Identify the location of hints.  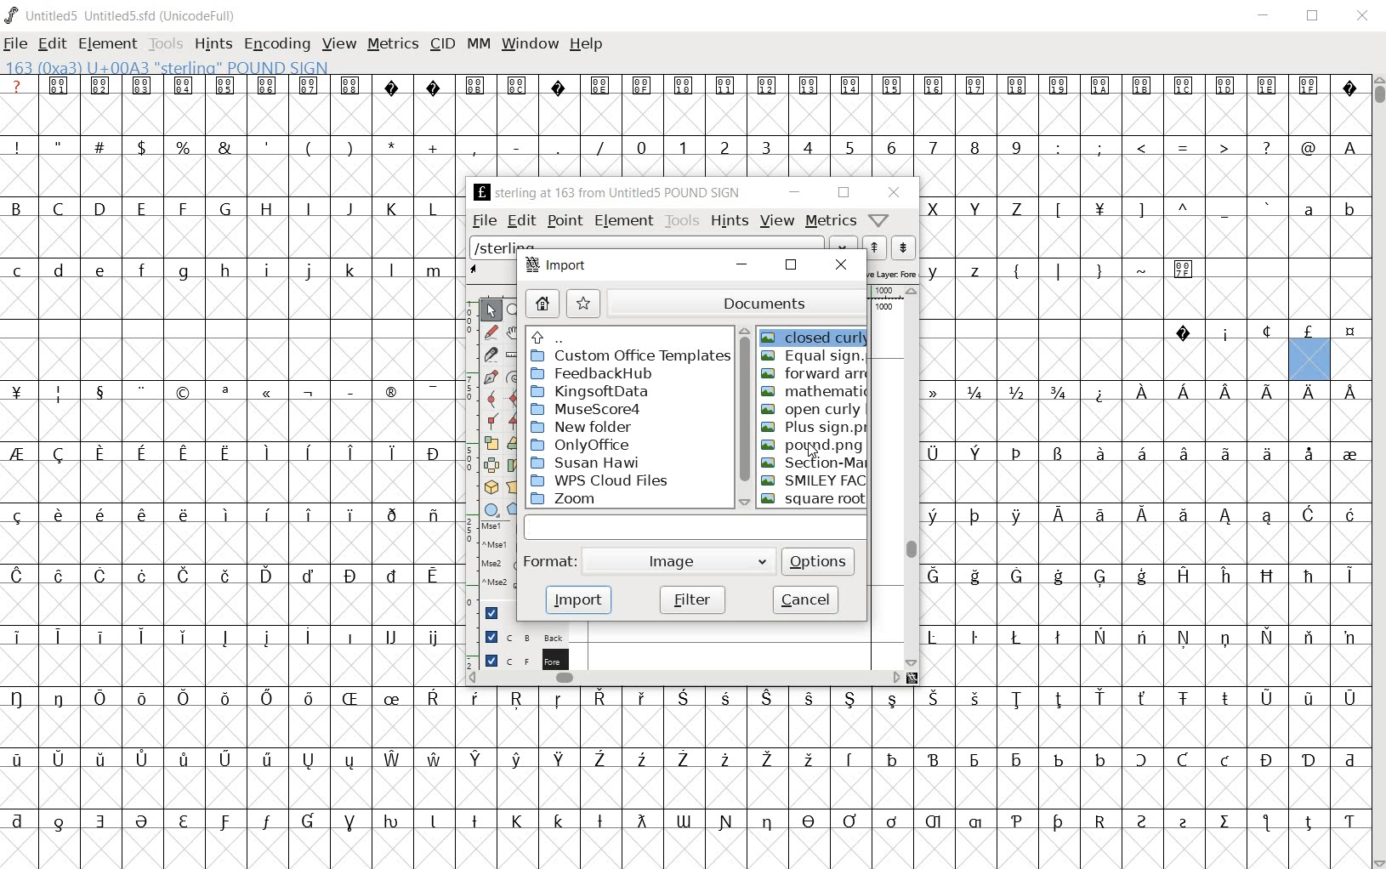
(730, 219).